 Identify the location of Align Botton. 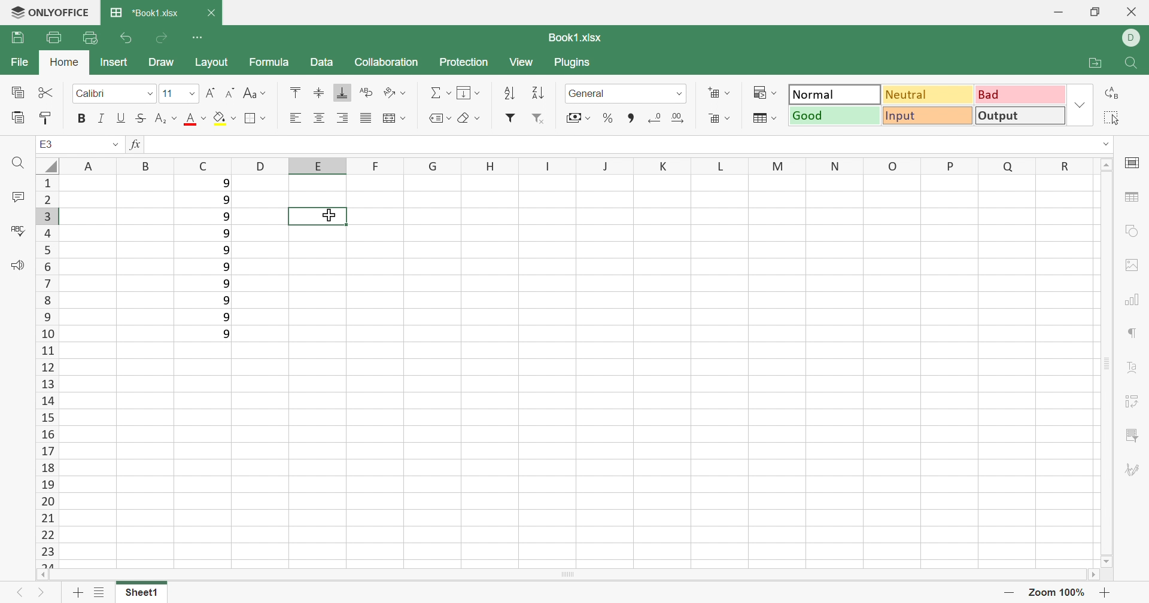
(342, 93).